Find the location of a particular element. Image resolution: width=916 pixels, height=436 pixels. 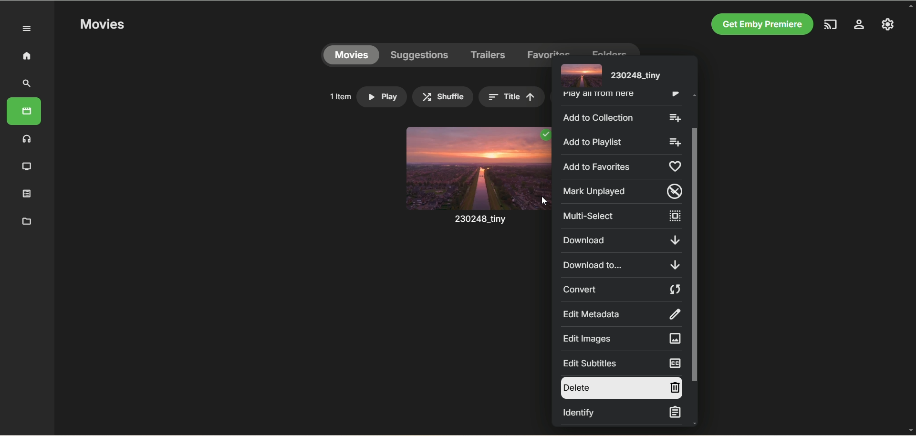

metadata manager is located at coordinates (25, 220).